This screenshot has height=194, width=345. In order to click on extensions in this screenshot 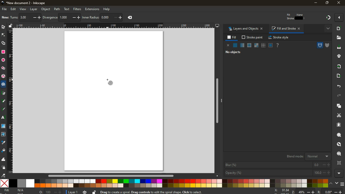, I will do `click(92, 9)`.